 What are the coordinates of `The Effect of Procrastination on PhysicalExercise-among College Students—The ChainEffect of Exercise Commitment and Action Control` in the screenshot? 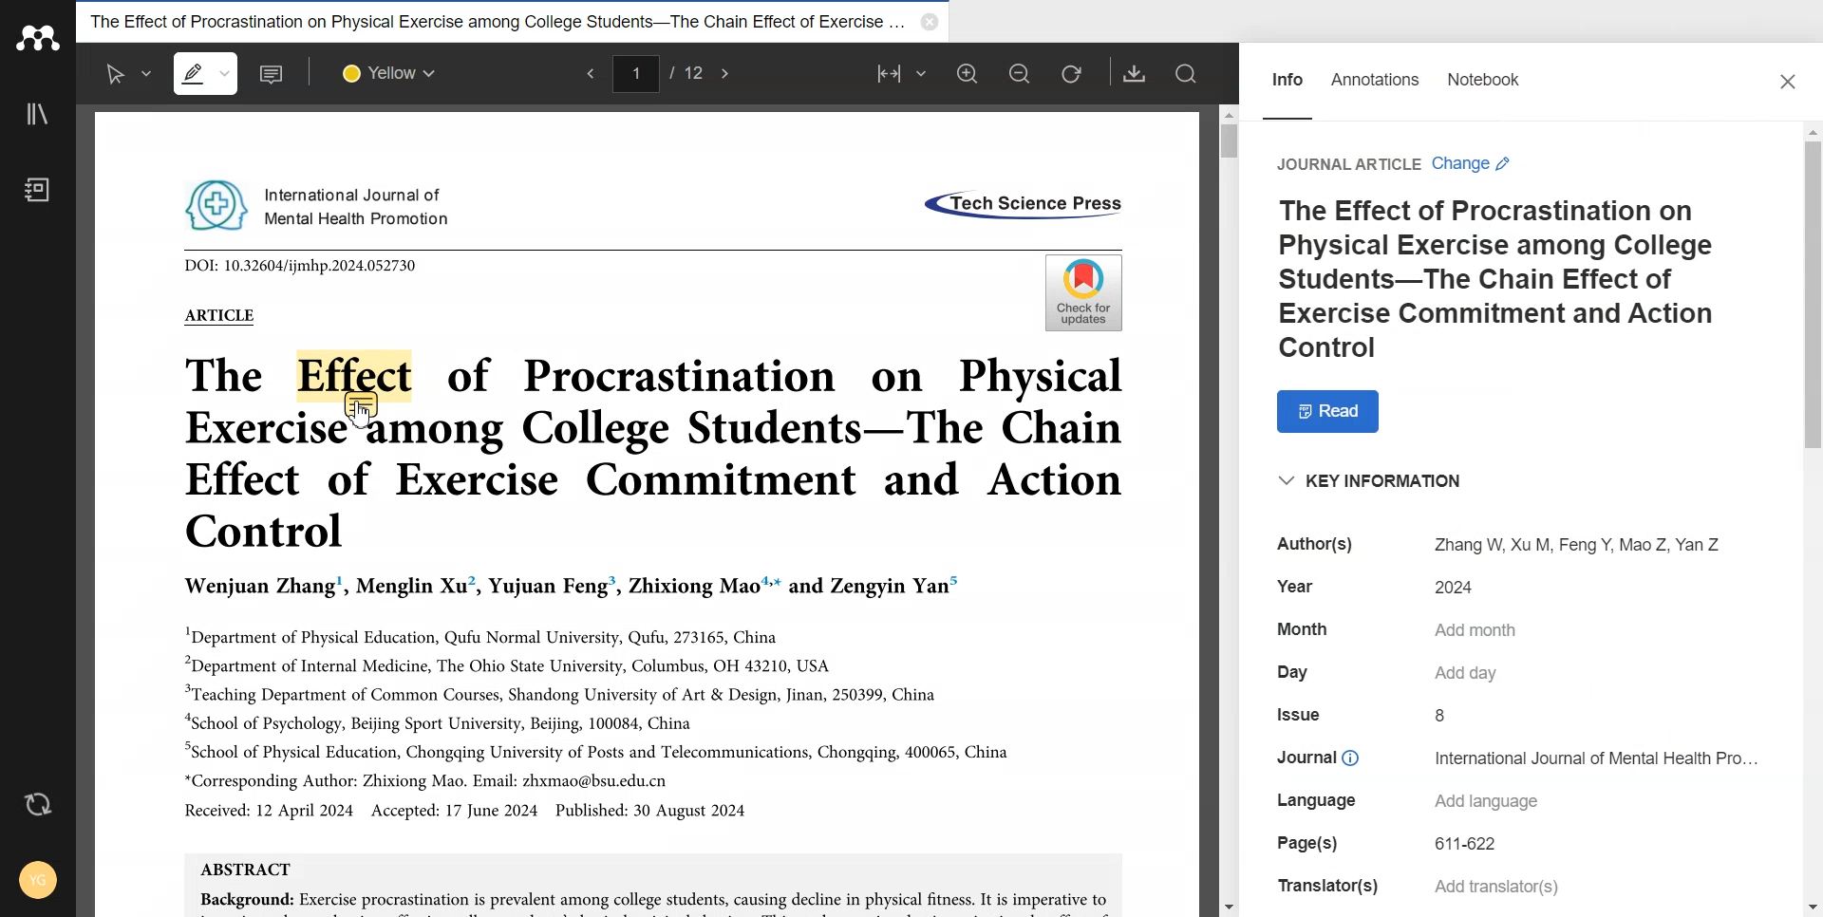 It's located at (653, 456).